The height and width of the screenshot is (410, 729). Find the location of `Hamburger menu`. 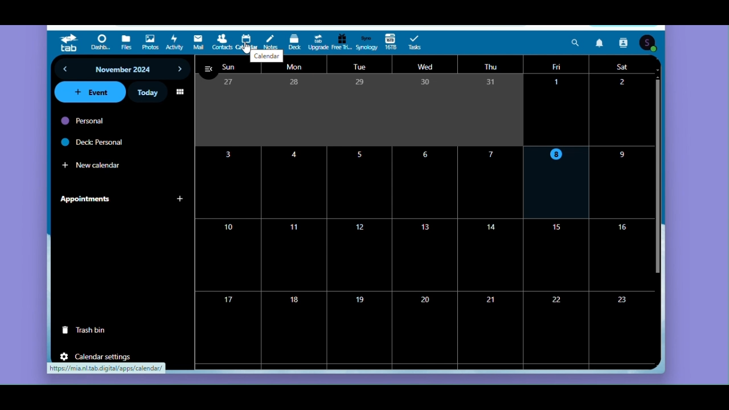

Hamburger menu is located at coordinates (210, 70).